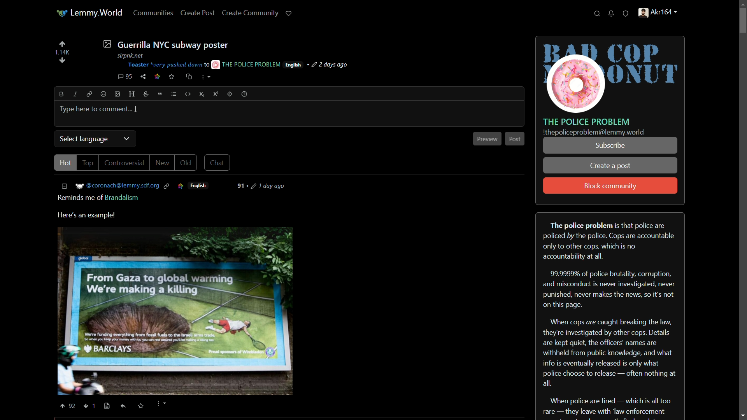 The width and height of the screenshot is (747, 420). What do you see at coordinates (60, 14) in the screenshot?
I see `icon` at bounding box center [60, 14].